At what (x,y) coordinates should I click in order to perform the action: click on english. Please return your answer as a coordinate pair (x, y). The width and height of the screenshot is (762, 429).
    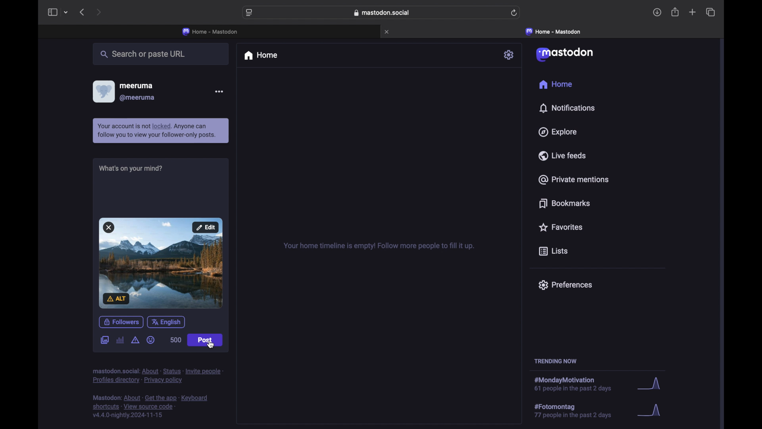
    Looking at the image, I should click on (167, 321).